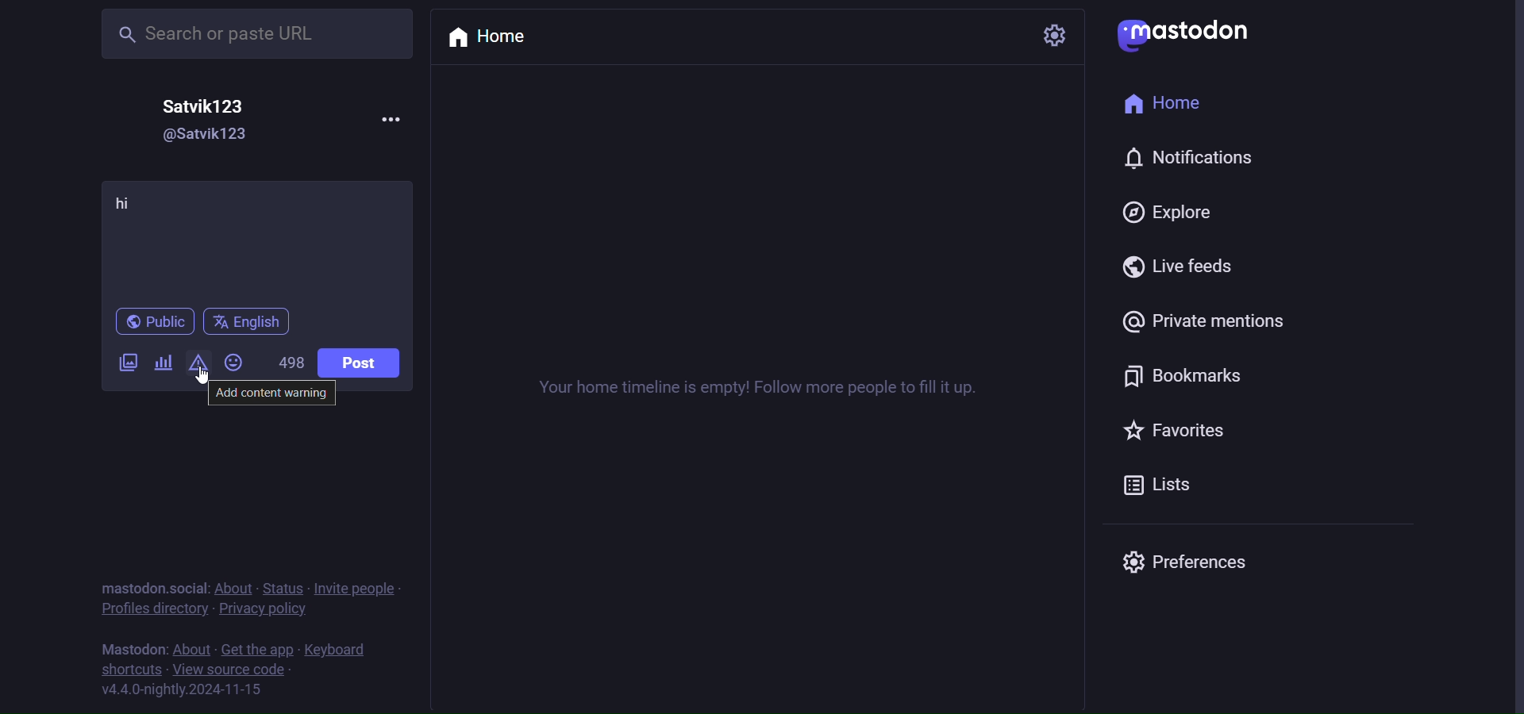 The width and height of the screenshot is (1524, 714). I want to click on mastodon, so click(1187, 32).